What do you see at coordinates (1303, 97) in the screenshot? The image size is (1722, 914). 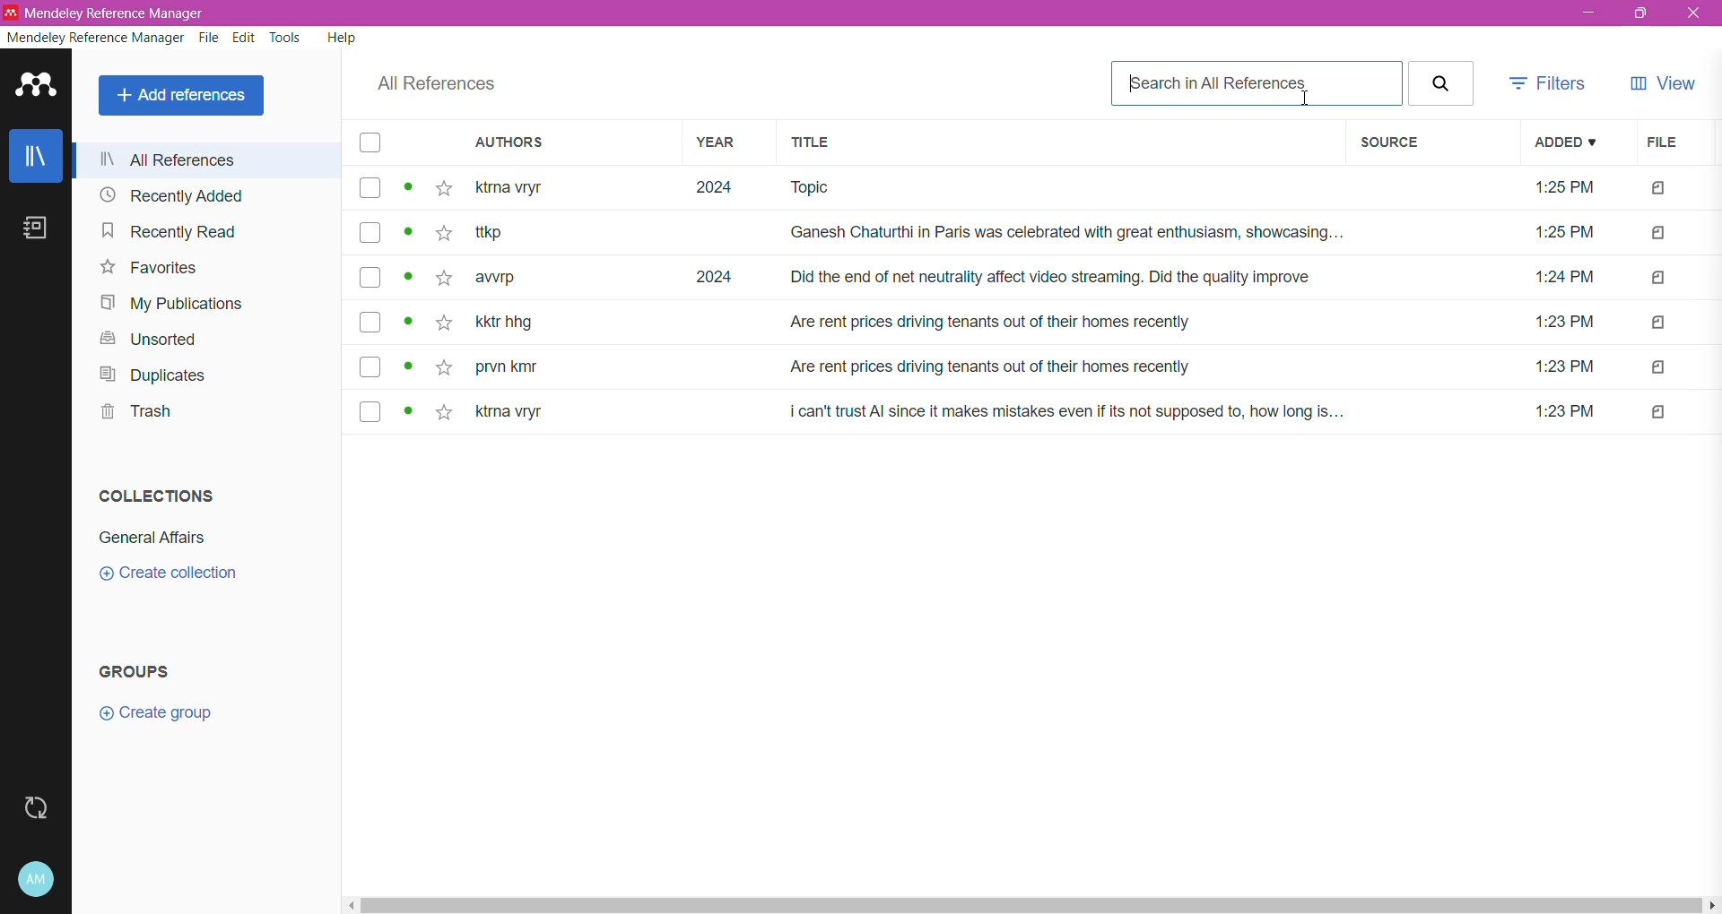 I see `cursor` at bounding box center [1303, 97].